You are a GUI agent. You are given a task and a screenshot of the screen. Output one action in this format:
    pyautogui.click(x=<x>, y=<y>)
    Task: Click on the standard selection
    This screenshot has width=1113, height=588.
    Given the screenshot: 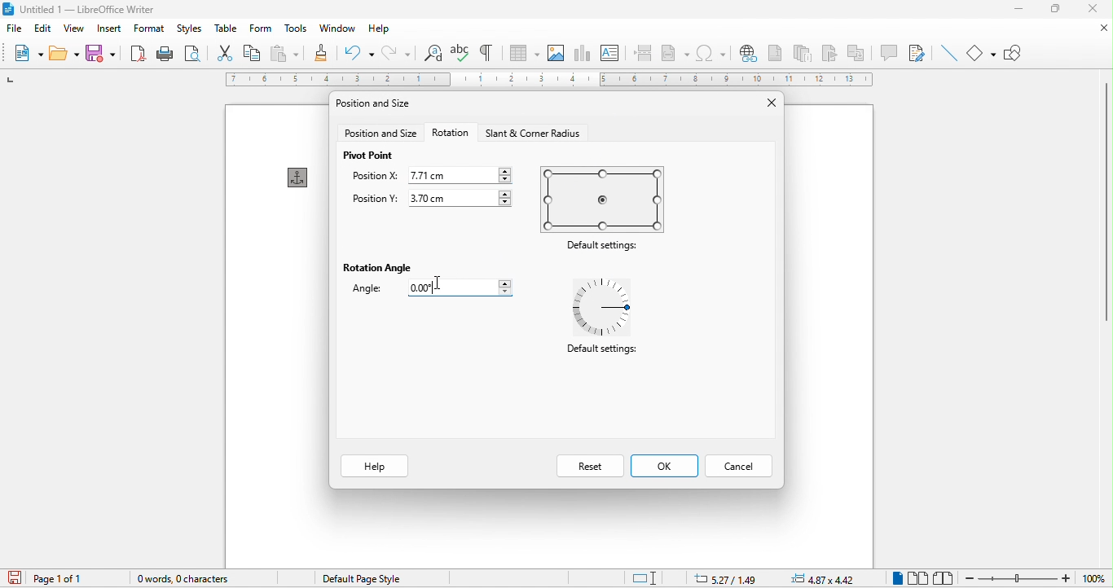 What is the action you would take?
    pyautogui.click(x=654, y=577)
    